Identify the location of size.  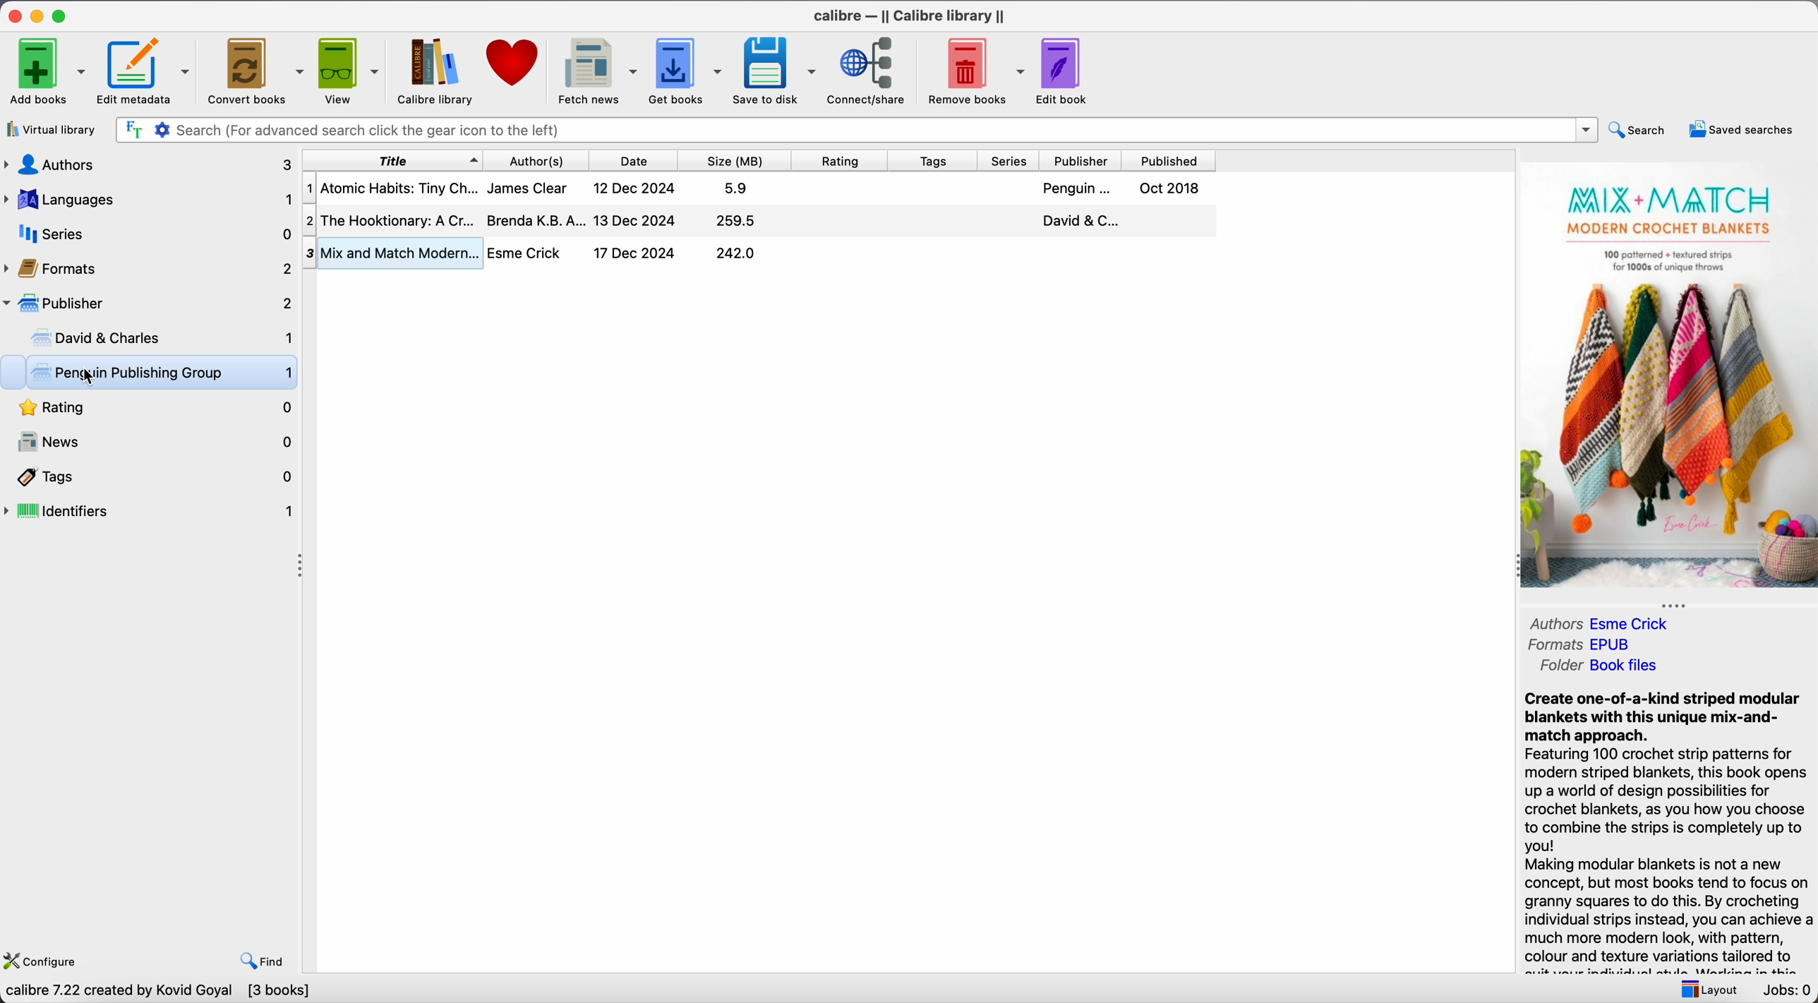
(740, 160).